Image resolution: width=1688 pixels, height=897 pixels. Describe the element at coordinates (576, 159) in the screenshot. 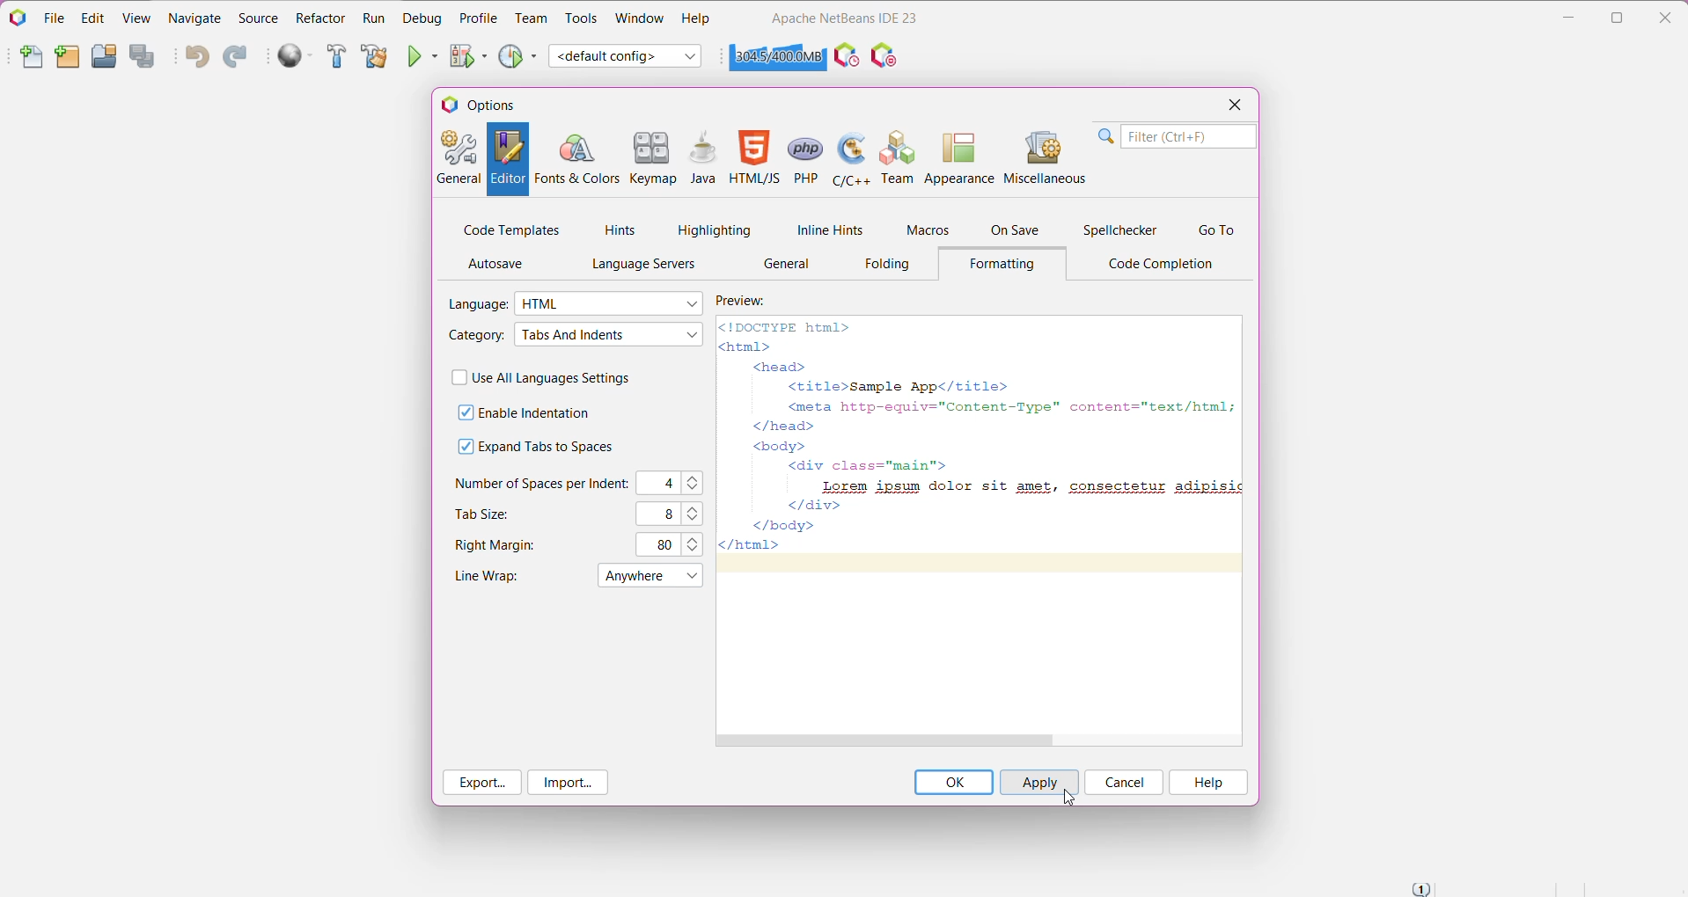

I see `Fonts and Colors` at that location.